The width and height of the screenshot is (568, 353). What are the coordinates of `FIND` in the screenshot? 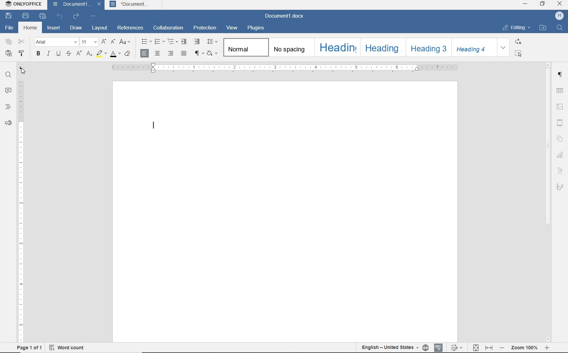 It's located at (8, 75).